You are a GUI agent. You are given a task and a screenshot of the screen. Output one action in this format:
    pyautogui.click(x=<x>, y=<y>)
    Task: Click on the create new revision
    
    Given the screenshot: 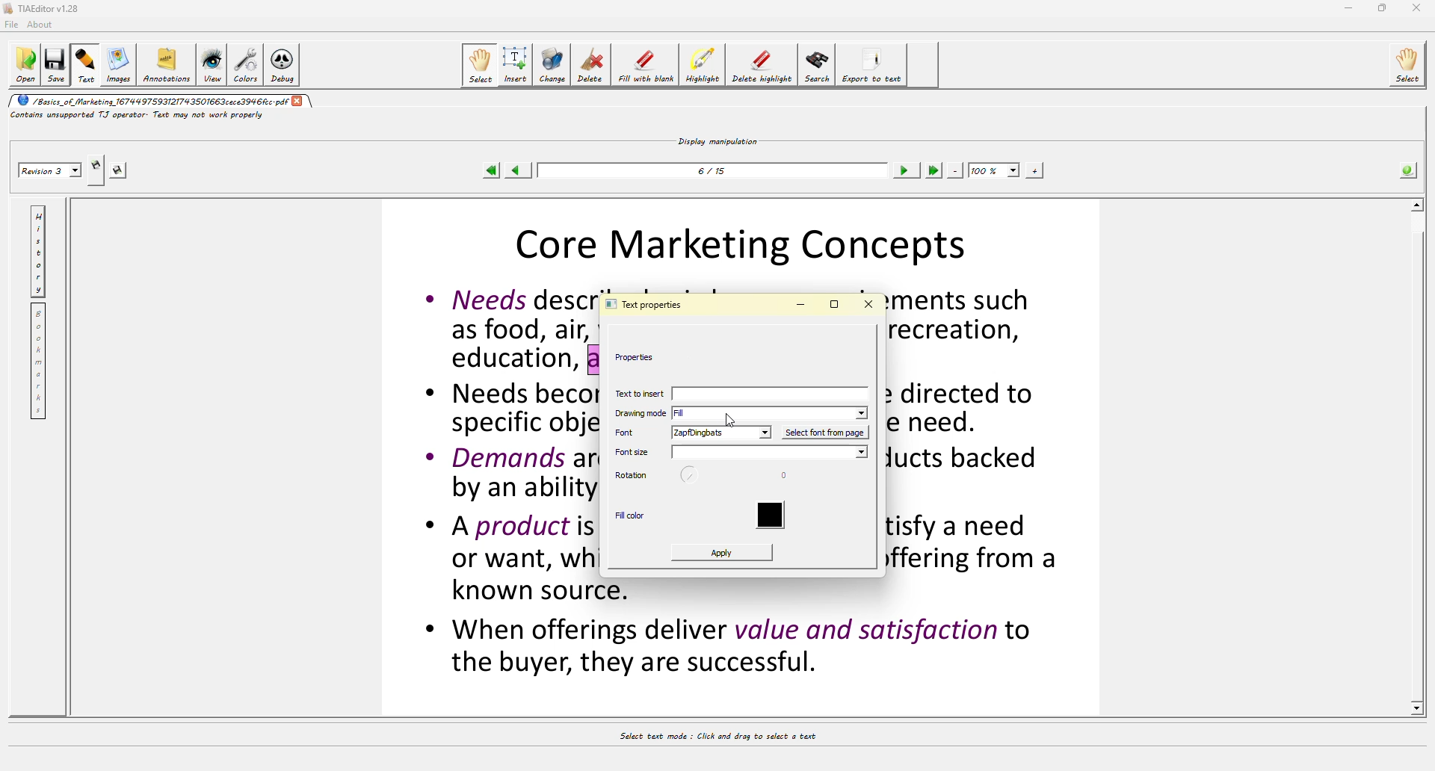 What is the action you would take?
    pyautogui.click(x=96, y=164)
    